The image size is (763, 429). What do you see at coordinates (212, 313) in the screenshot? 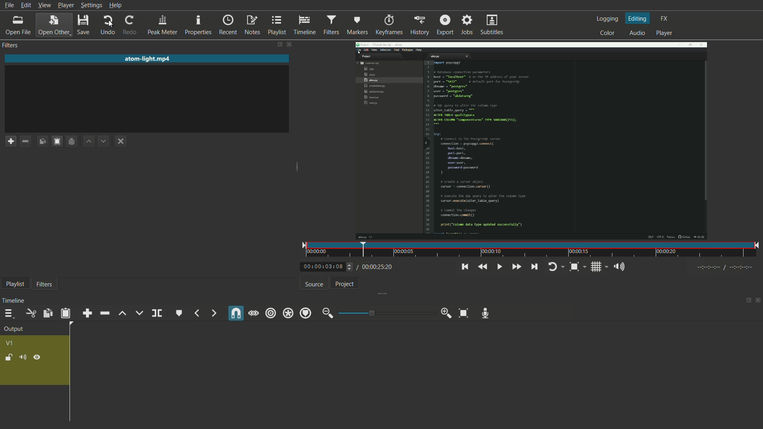
I see `next marker` at bounding box center [212, 313].